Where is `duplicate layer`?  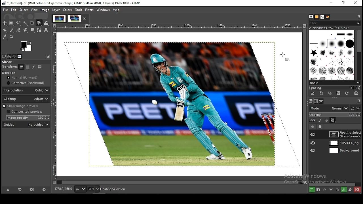
duplicate layer is located at coordinates (337, 190).